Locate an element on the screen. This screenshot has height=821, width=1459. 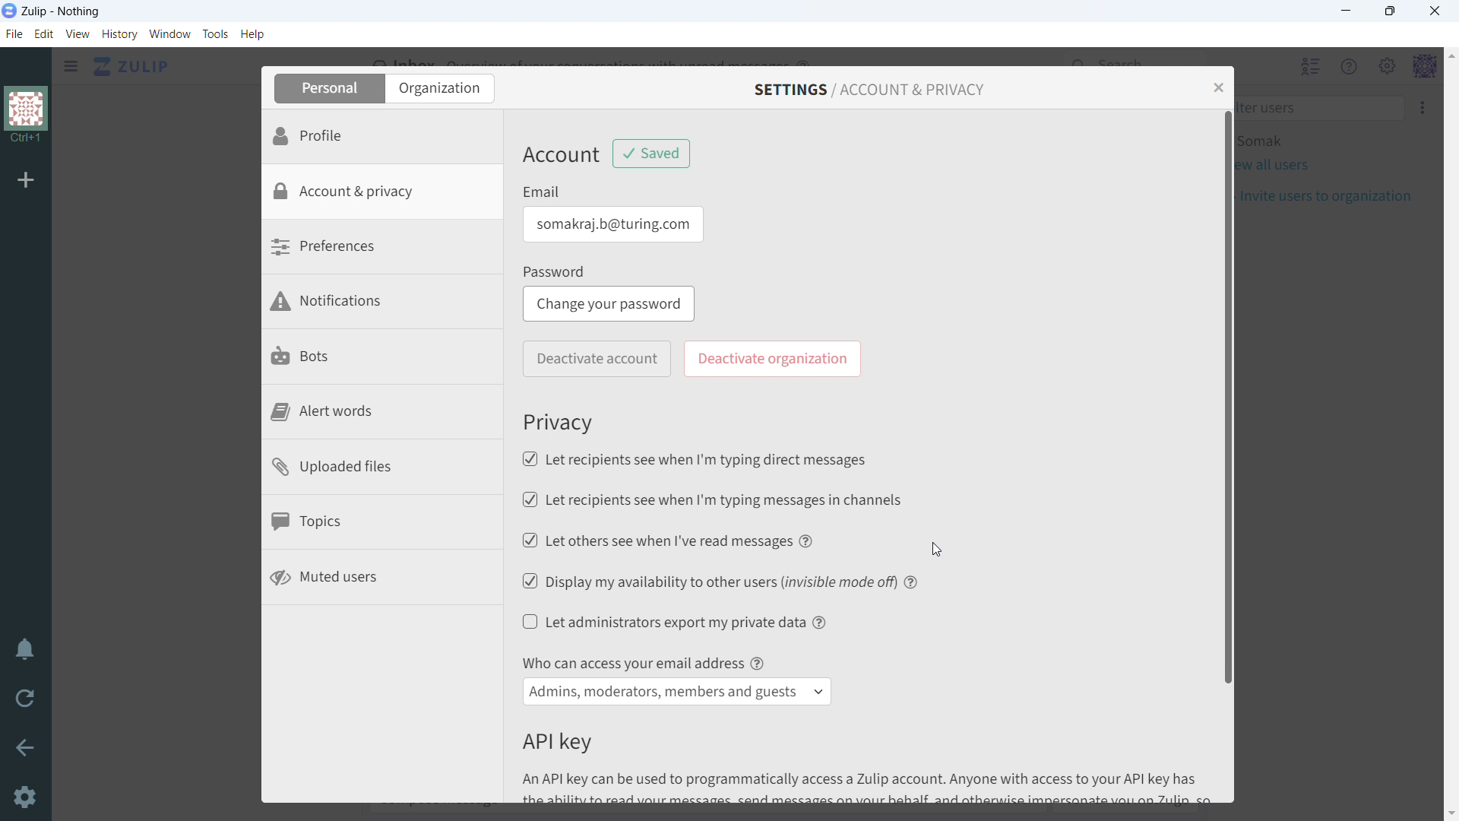
More is located at coordinates (1425, 107).